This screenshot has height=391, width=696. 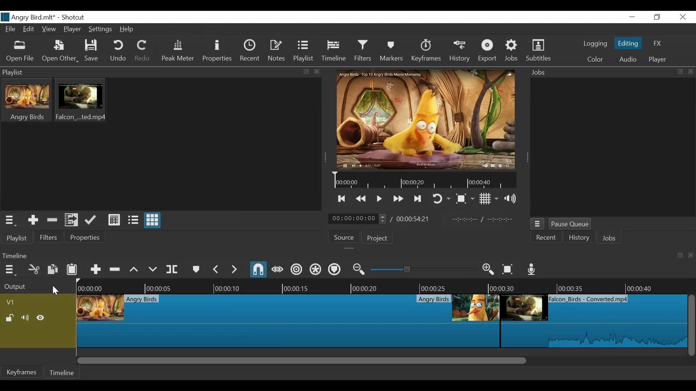 What do you see at coordinates (25, 318) in the screenshot?
I see `Mute` at bounding box center [25, 318].